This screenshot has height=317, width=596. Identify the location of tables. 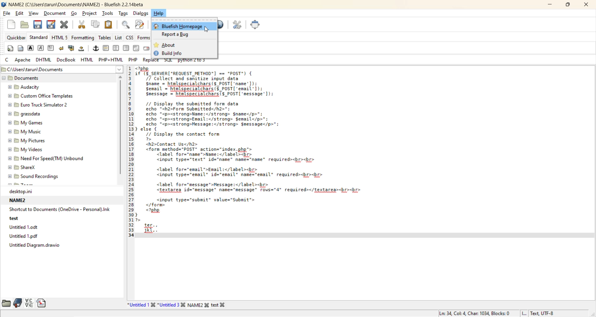
(105, 37).